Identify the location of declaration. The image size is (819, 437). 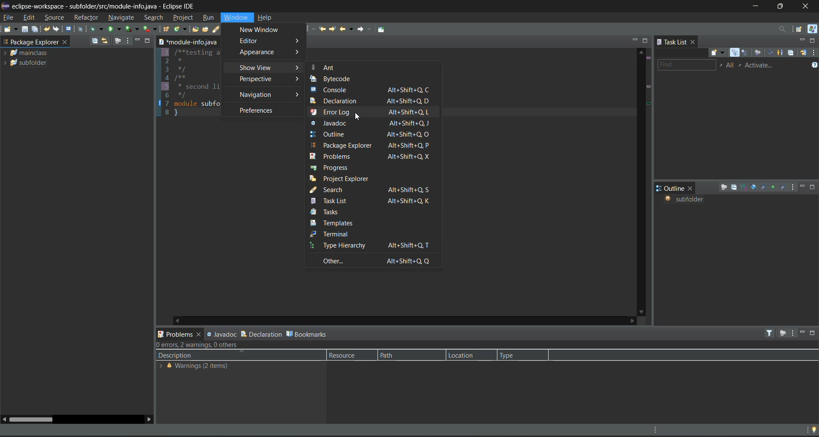
(372, 101).